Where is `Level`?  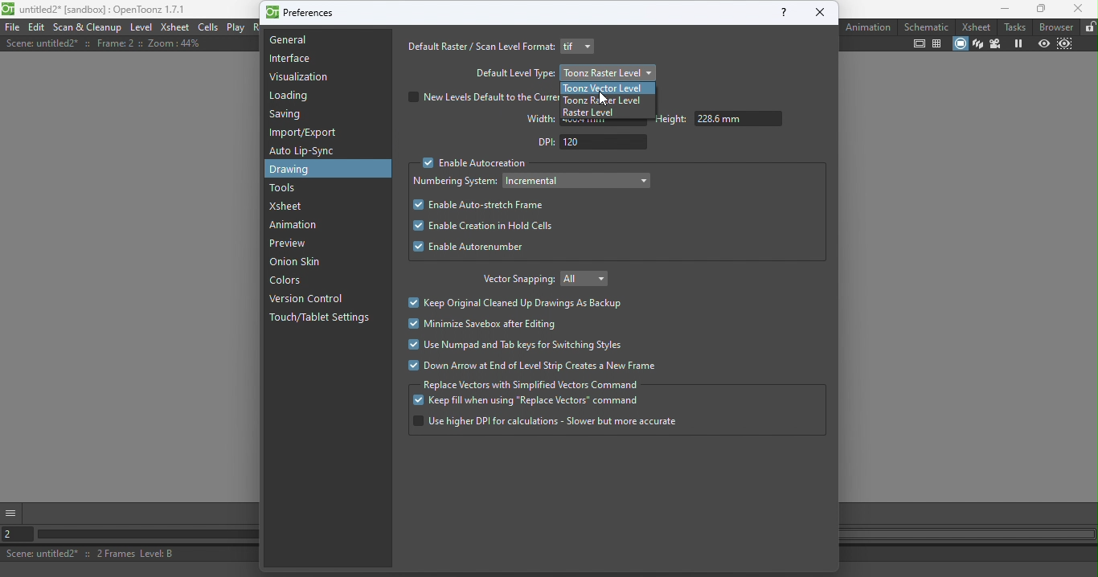
Level is located at coordinates (141, 27).